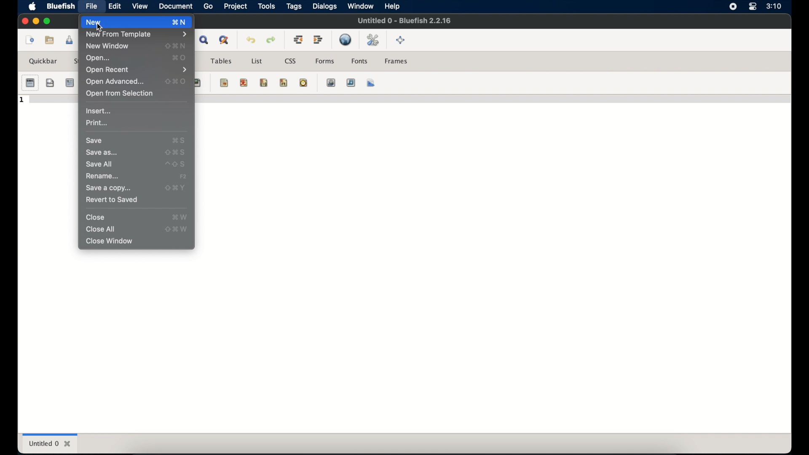 The width and height of the screenshot is (809, 455). I want to click on close all , so click(101, 229).